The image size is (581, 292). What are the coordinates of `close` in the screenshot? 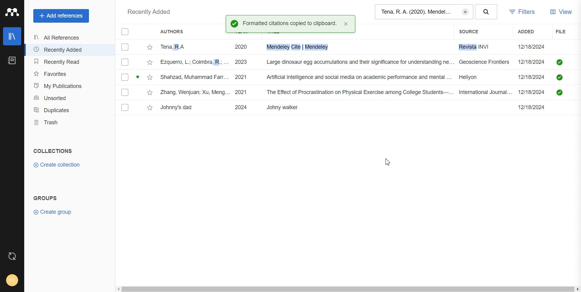 It's located at (346, 24).